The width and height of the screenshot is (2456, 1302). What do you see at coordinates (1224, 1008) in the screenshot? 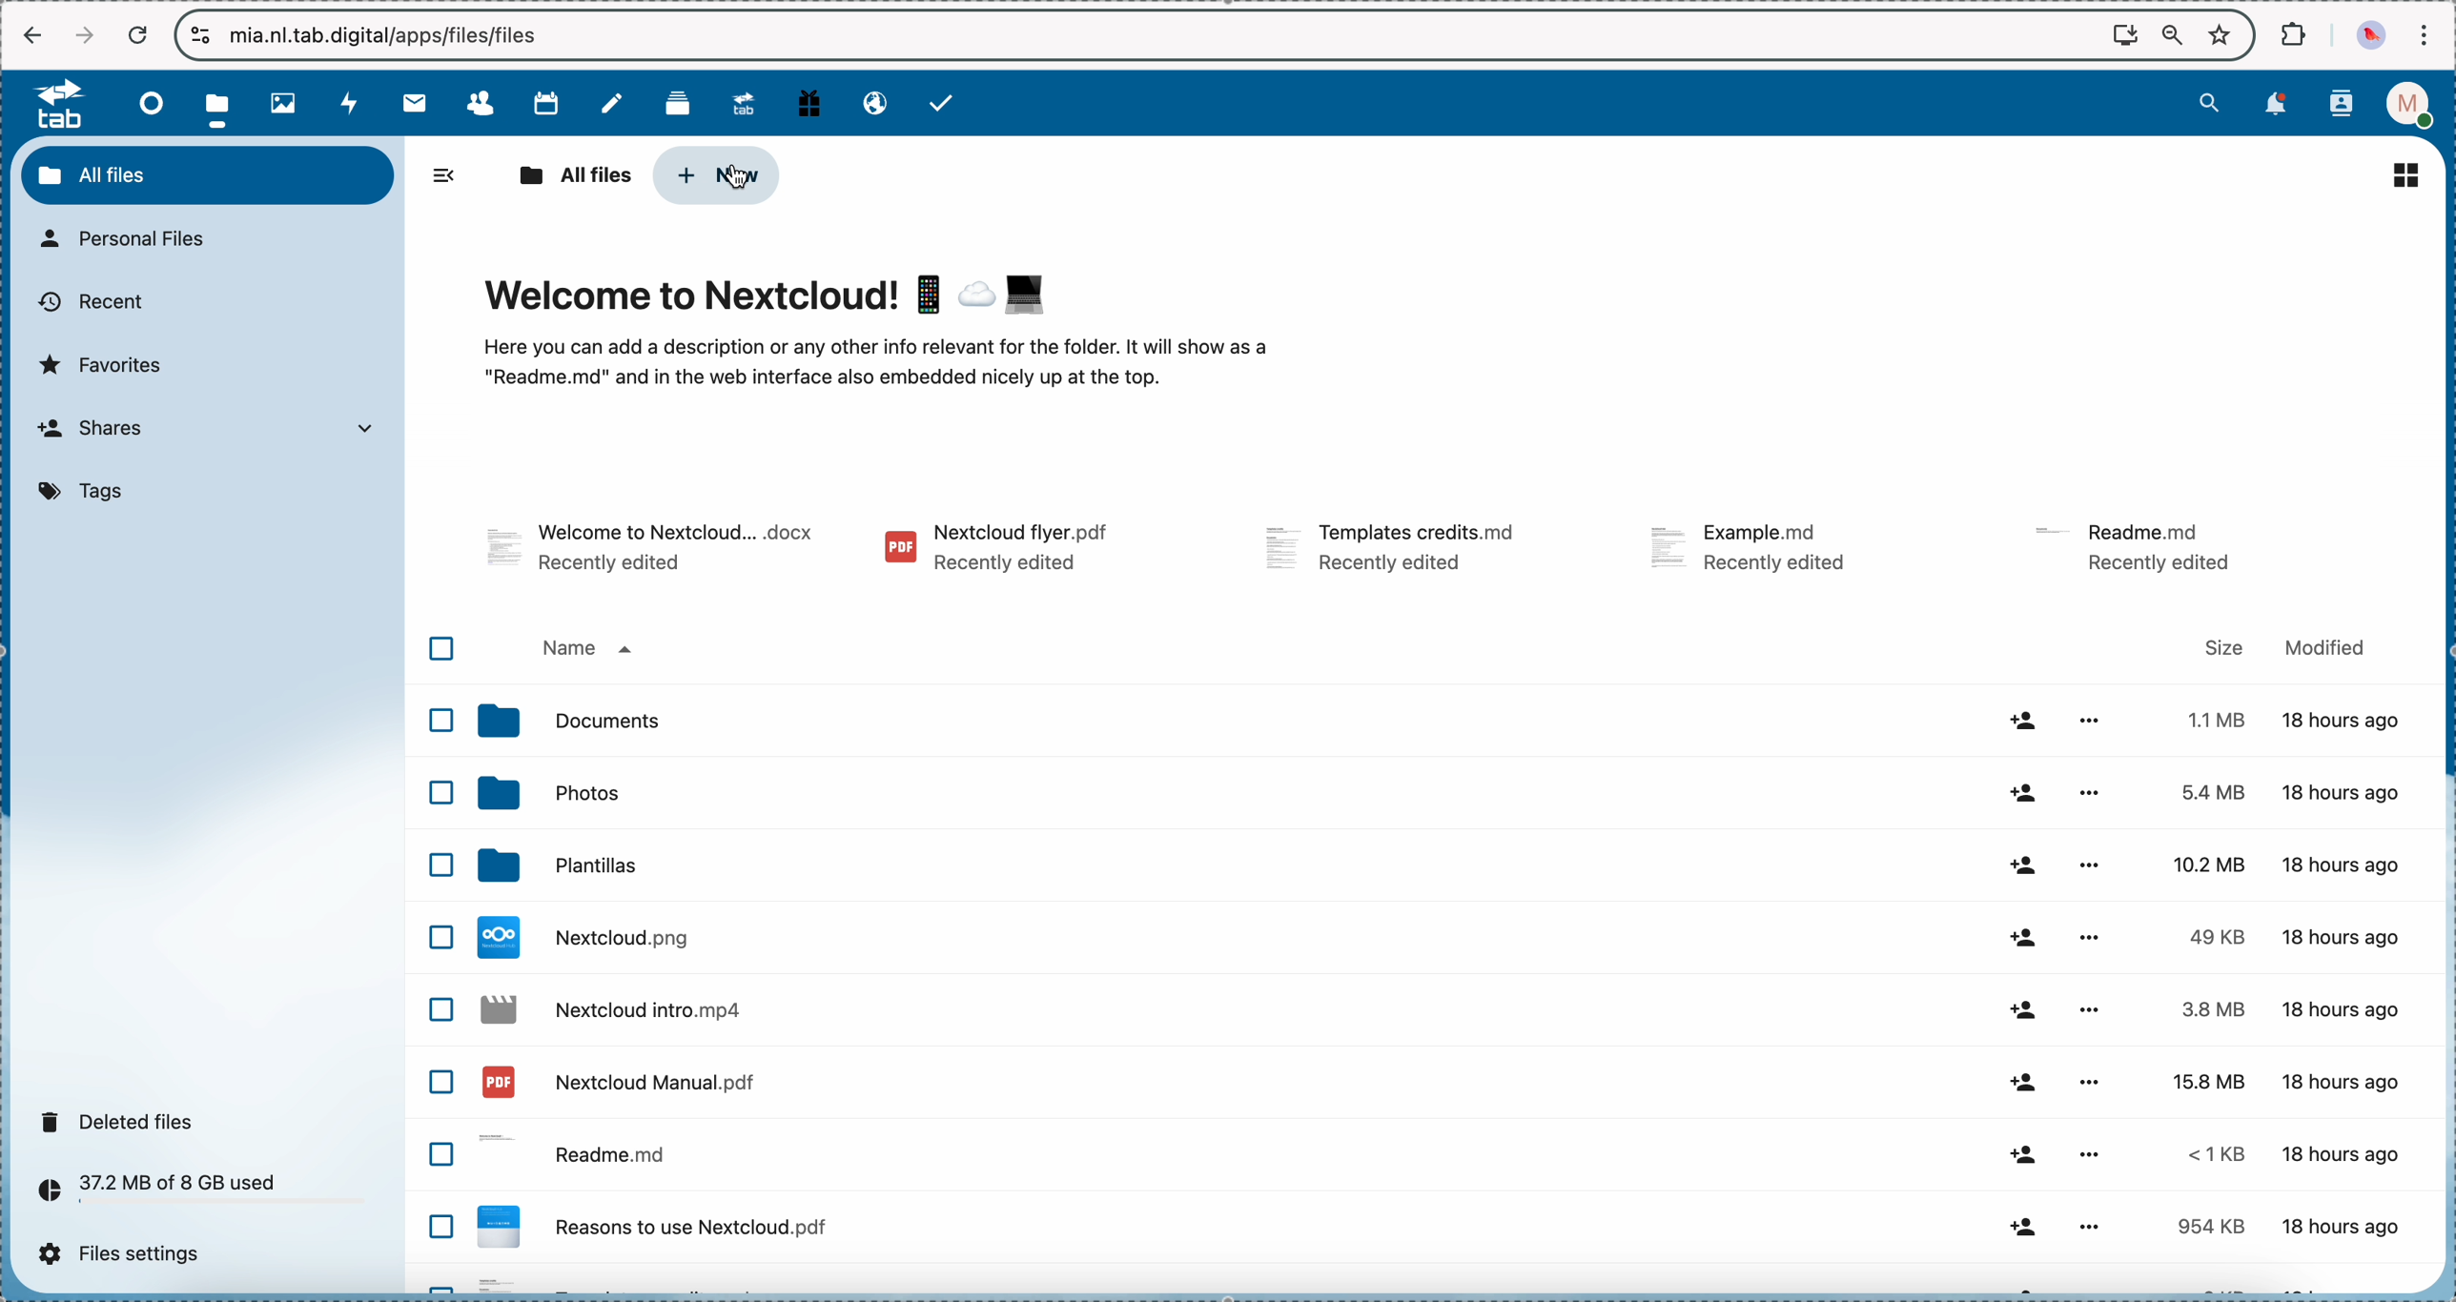
I see `file` at bounding box center [1224, 1008].